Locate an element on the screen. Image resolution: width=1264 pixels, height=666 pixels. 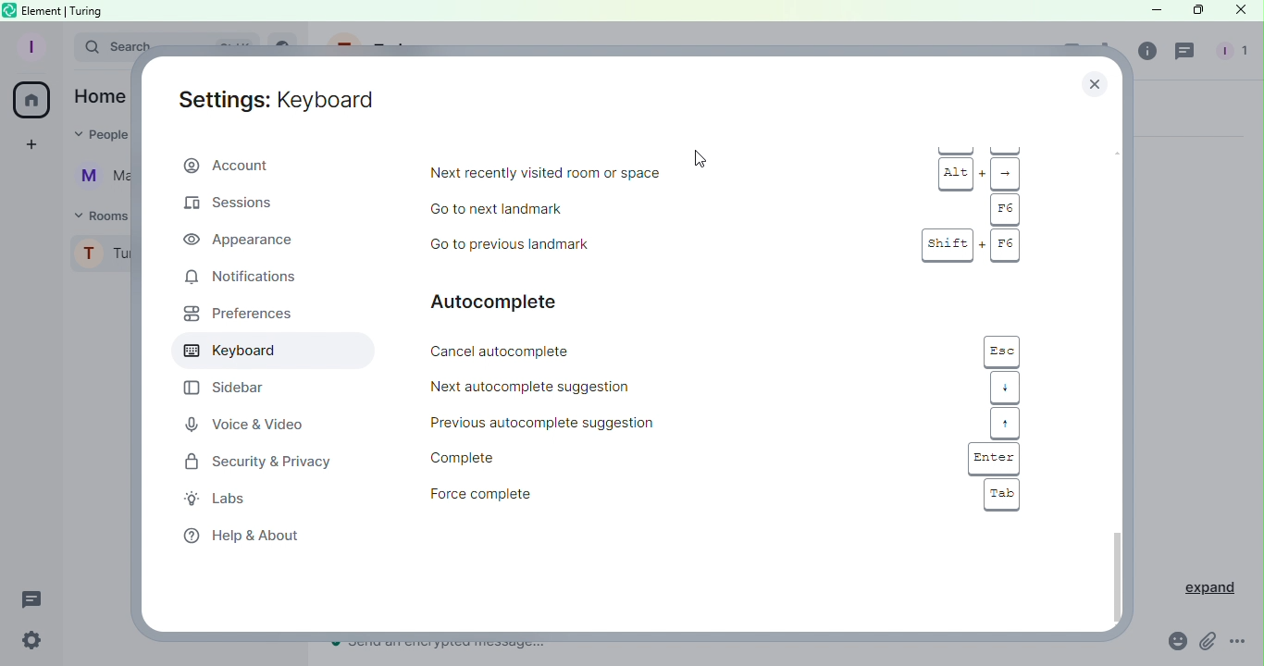
Appearnace is located at coordinates (242, 240).